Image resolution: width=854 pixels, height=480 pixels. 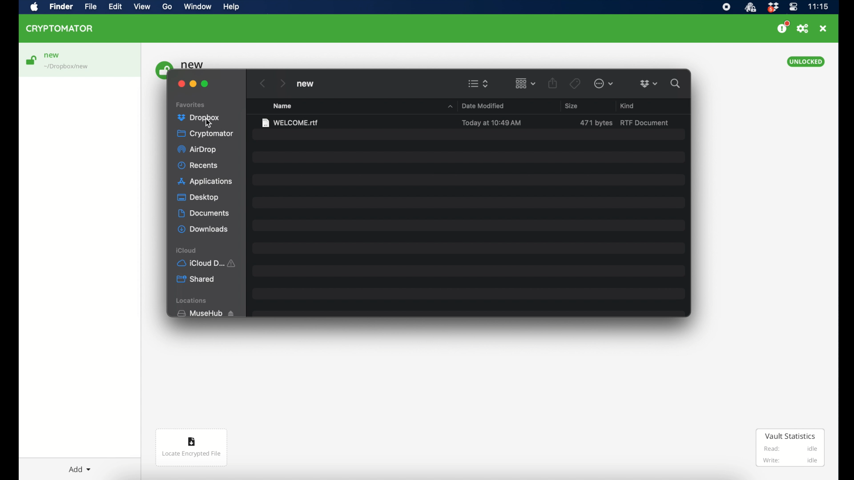 I want to click on date, so click(x=491, y=123).